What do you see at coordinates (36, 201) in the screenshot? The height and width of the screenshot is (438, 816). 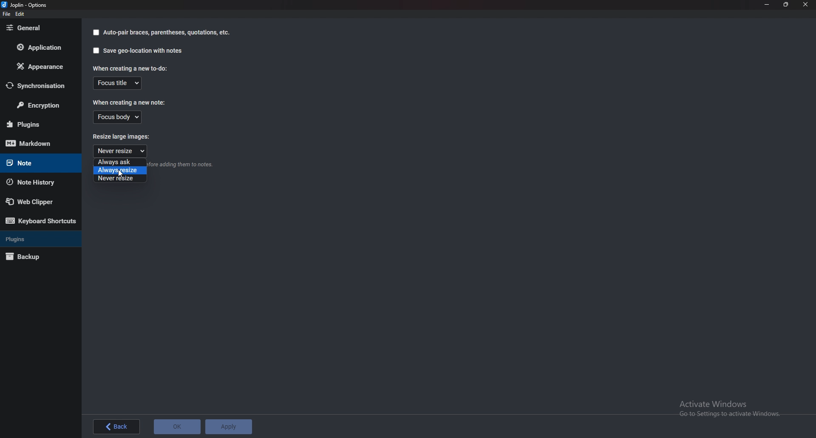 I see `Web Clipper` at bounding box center [36, 201].